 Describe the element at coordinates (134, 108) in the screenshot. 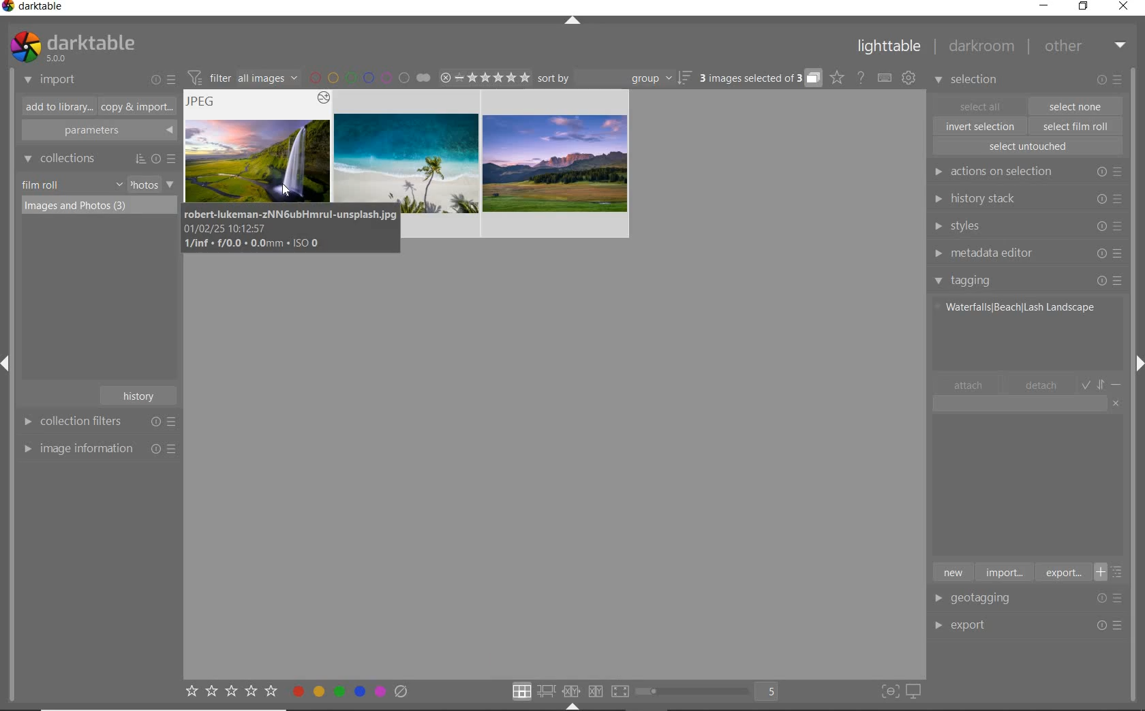

I see `copy & import` at that location.